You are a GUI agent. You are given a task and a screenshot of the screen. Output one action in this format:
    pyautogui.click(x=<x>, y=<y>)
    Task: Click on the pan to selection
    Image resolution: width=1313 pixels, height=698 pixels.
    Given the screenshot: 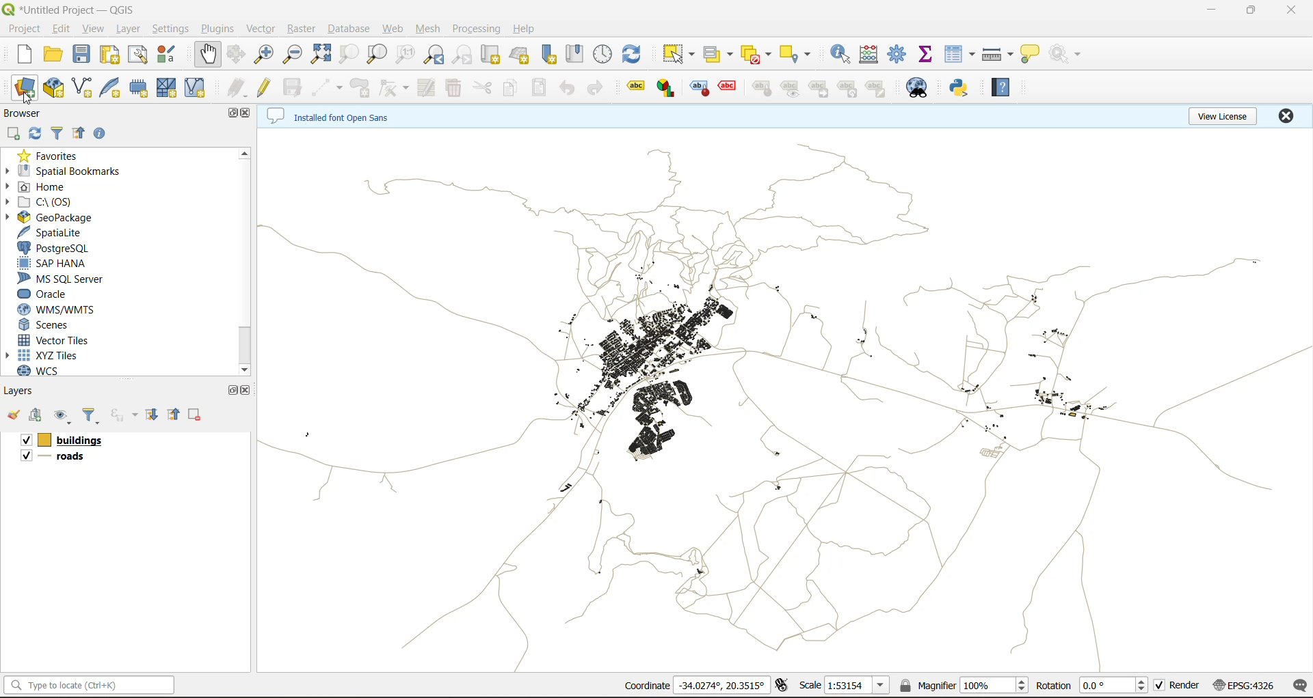 What is the action you would take?
    pyautogui.click(x=236, y=55)
    